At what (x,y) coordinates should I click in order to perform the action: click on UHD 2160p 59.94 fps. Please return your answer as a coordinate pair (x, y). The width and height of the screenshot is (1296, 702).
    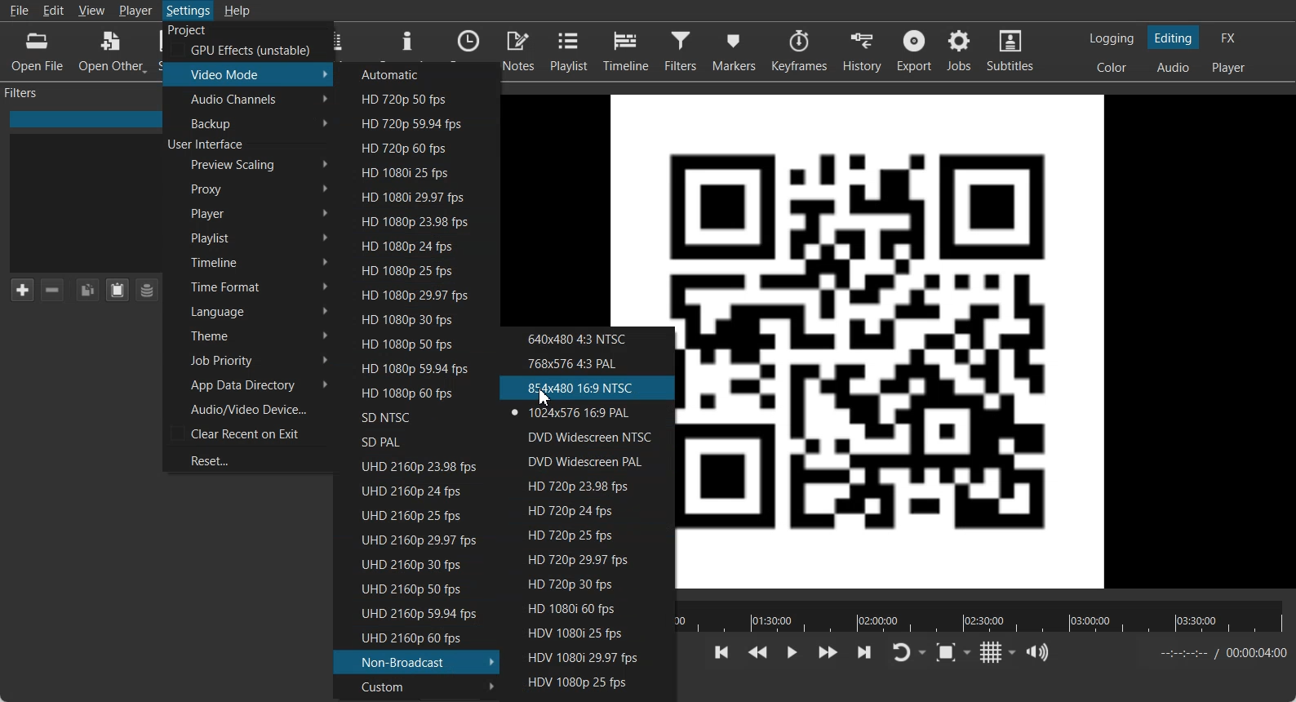
    Looking at the image, I should click on (411, 614).